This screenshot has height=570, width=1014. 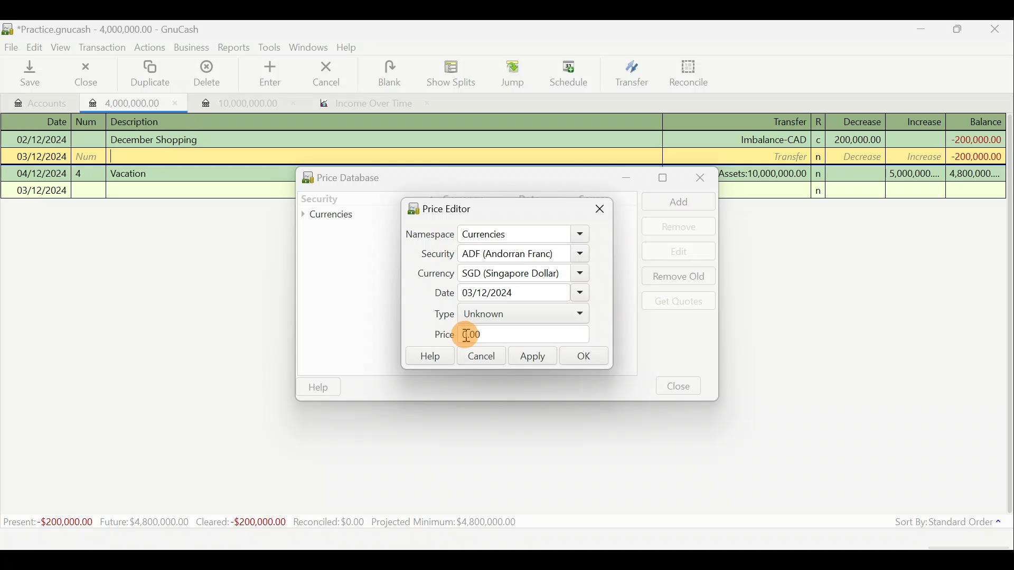 I want to click on View, so click(x=64, y=47).